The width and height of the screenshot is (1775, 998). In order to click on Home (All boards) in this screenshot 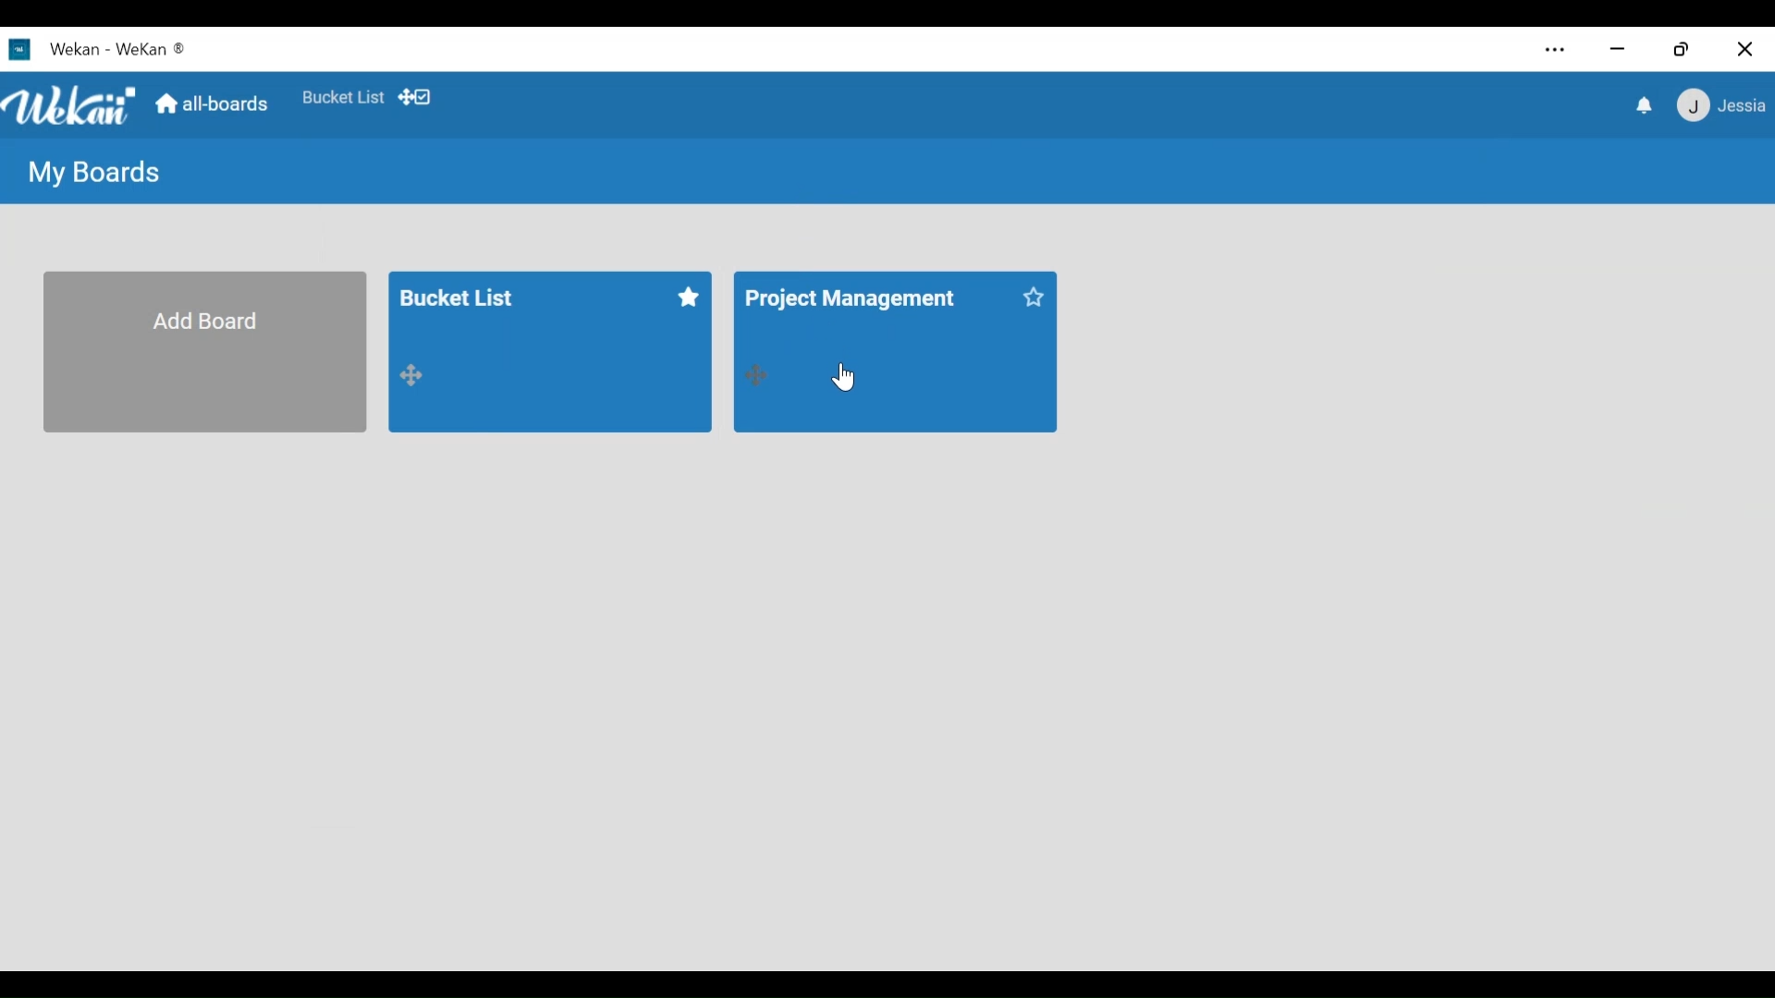, I will do `click(214, 103)`.